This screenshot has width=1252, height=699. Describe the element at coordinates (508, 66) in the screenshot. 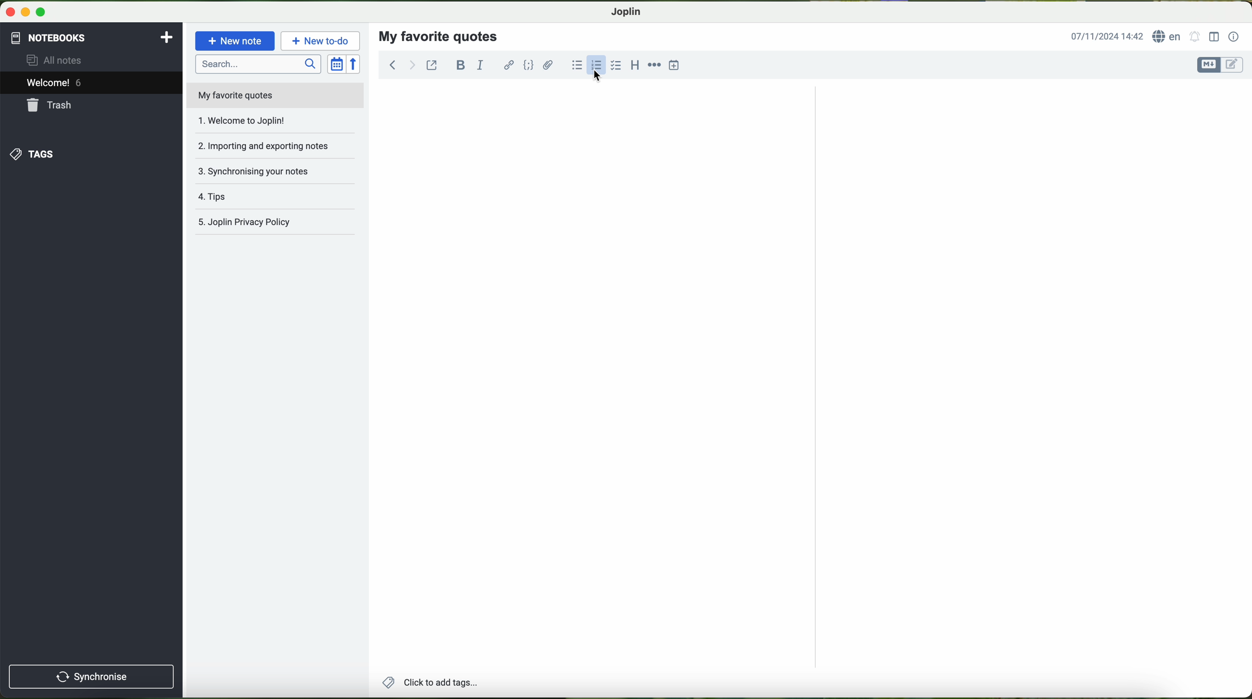

I see `hyperlink` at that location.